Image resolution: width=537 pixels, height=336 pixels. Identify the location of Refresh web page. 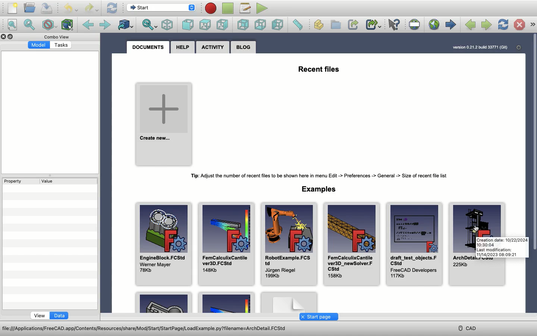
(502, 25).